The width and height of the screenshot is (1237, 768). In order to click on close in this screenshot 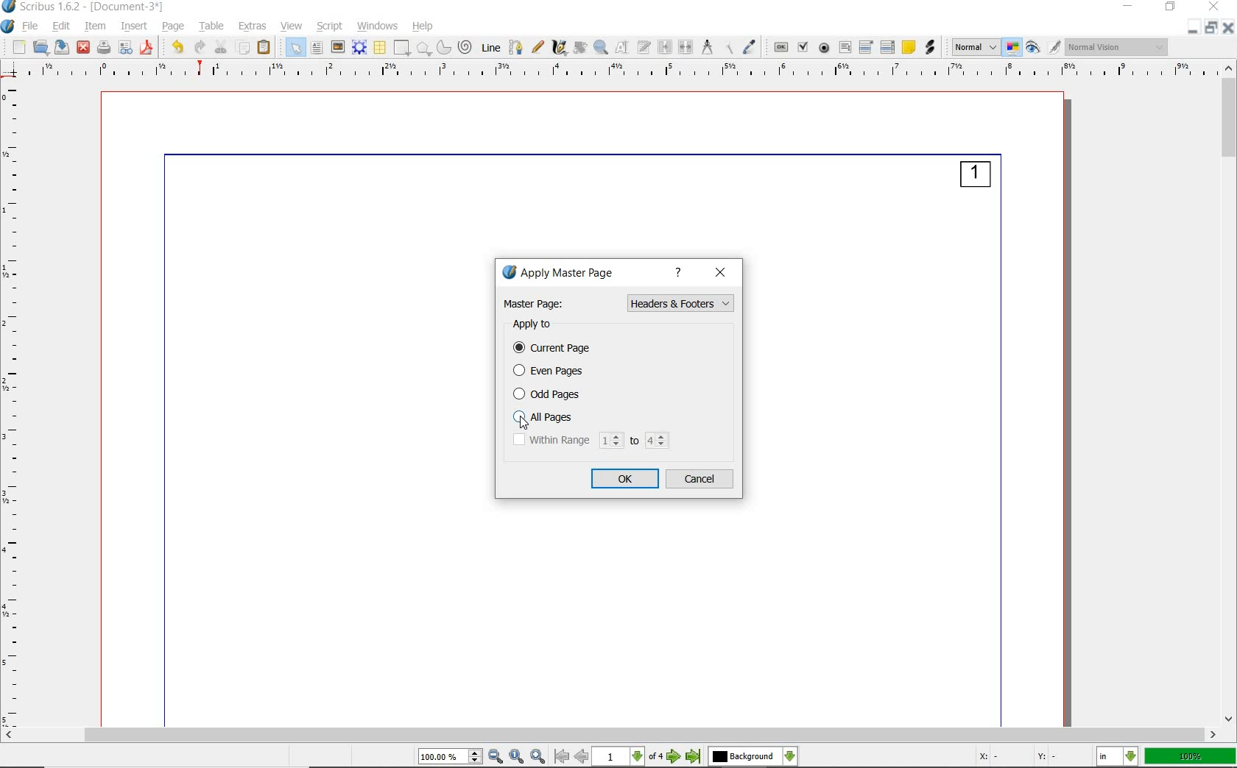, I will do `click(84, 49)`.